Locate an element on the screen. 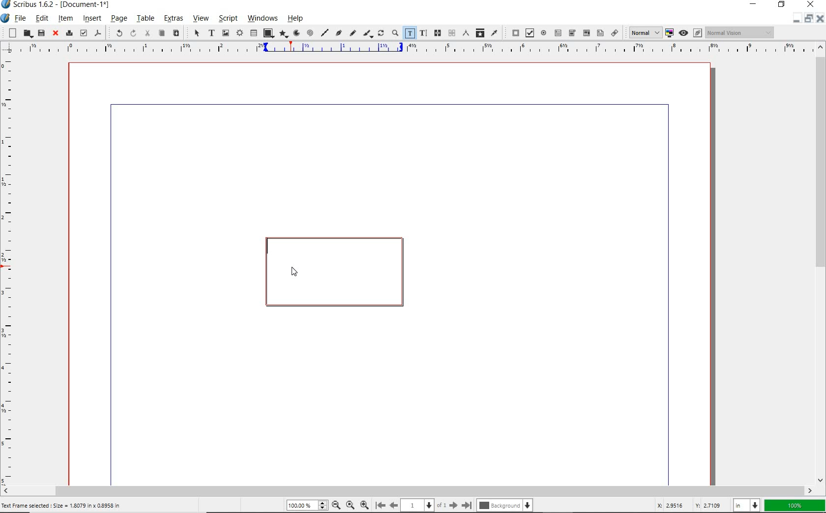 Image resolution: width=826 pixels, height=513 pixels. Last Page is located at coordinates (468, 505).